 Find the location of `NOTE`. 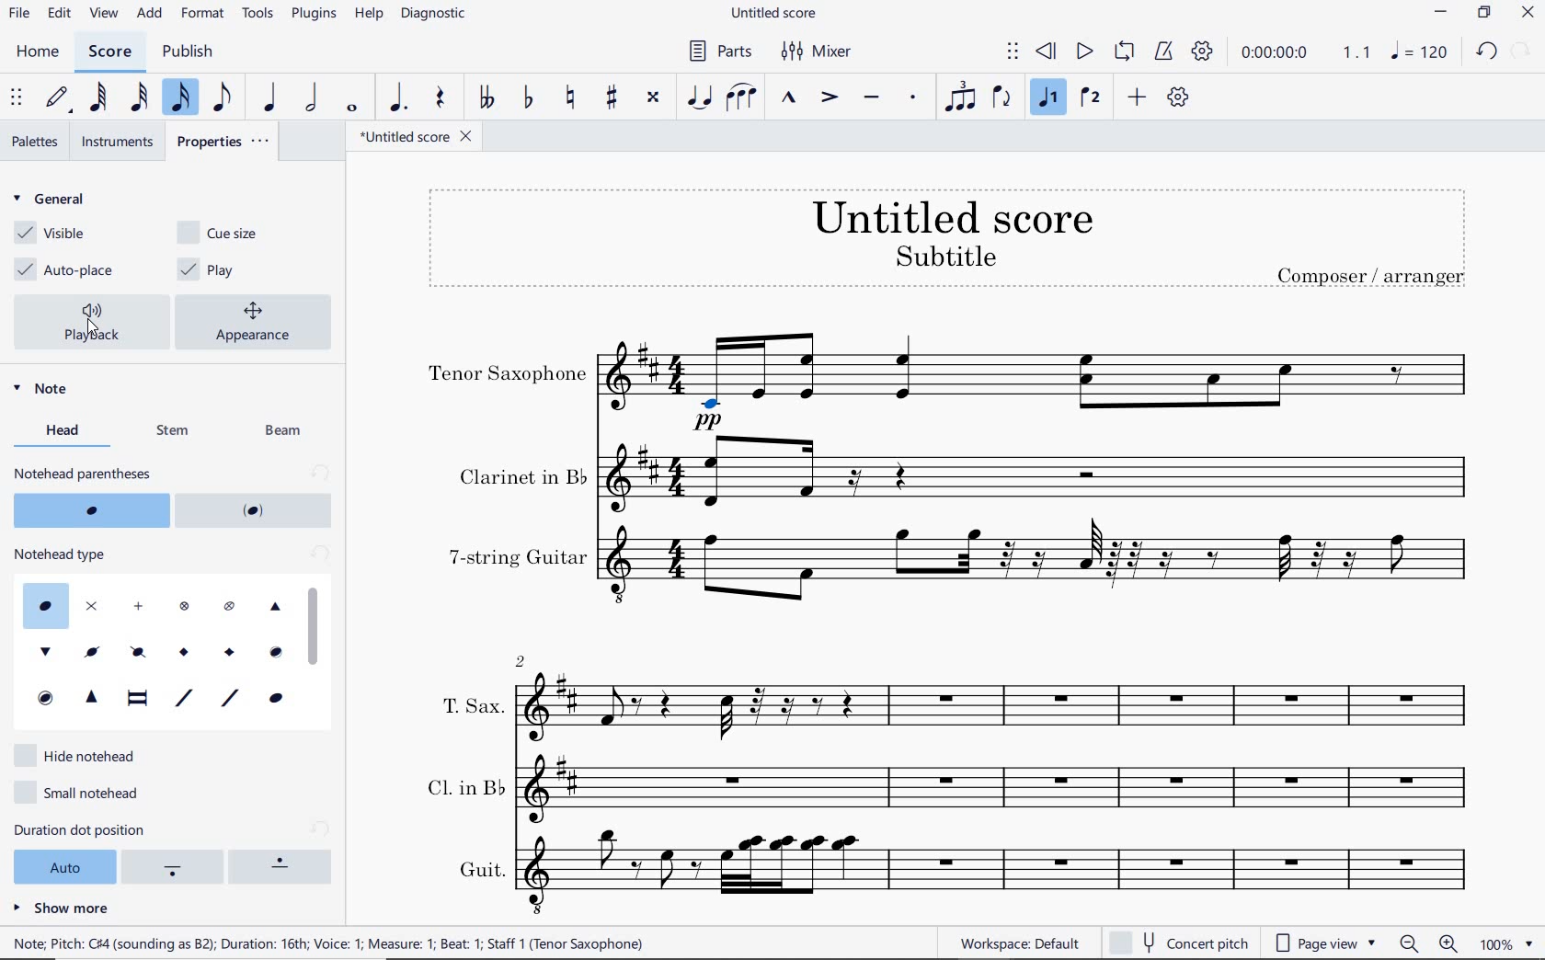

NOTE is located at coordinates (1420, 53).